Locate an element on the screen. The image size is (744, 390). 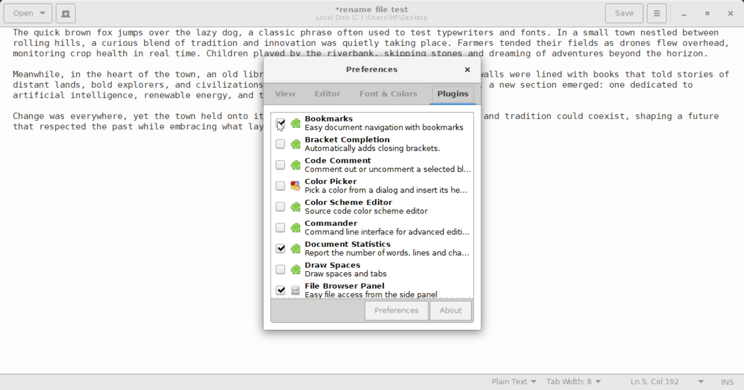
Close Window is located at coordinates (467, 71).